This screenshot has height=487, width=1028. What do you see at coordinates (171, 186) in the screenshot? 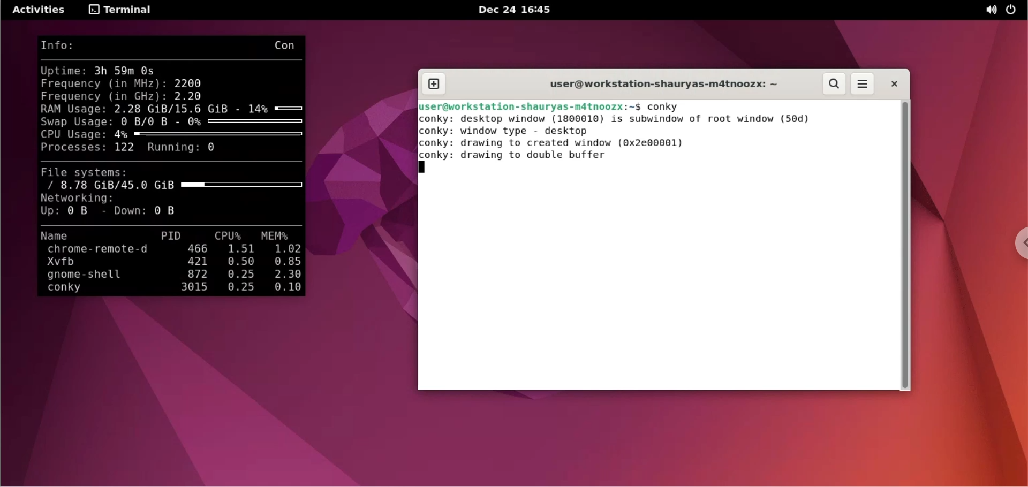
I see `8.78 GiB/45.0 GiB` at bounding box center [171, 186].